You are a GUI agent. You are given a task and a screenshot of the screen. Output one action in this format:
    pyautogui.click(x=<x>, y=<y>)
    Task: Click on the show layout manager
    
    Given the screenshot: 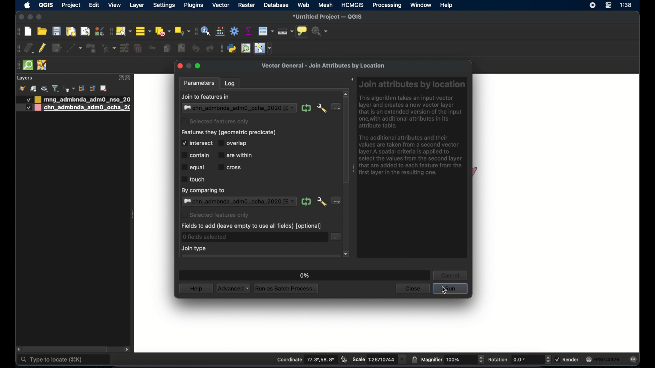 What is the action you would take?
    pyautogui.click(x=85, y=32)
    